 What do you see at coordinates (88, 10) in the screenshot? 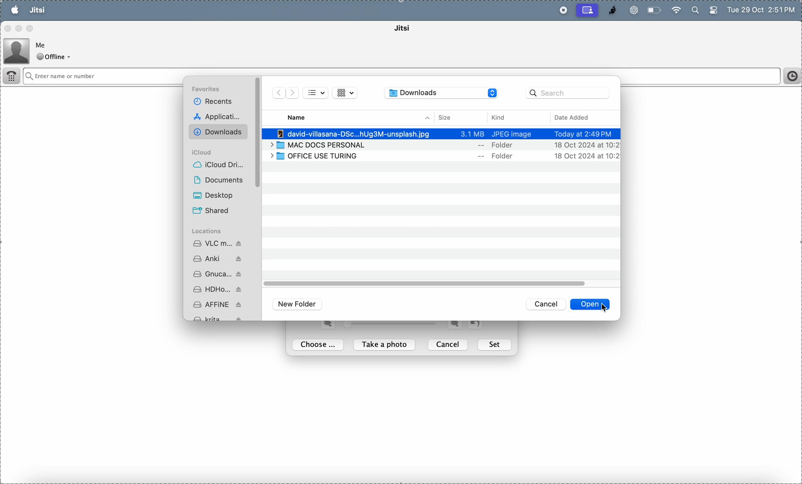
I see `tools` at bounding box center [88, 10].